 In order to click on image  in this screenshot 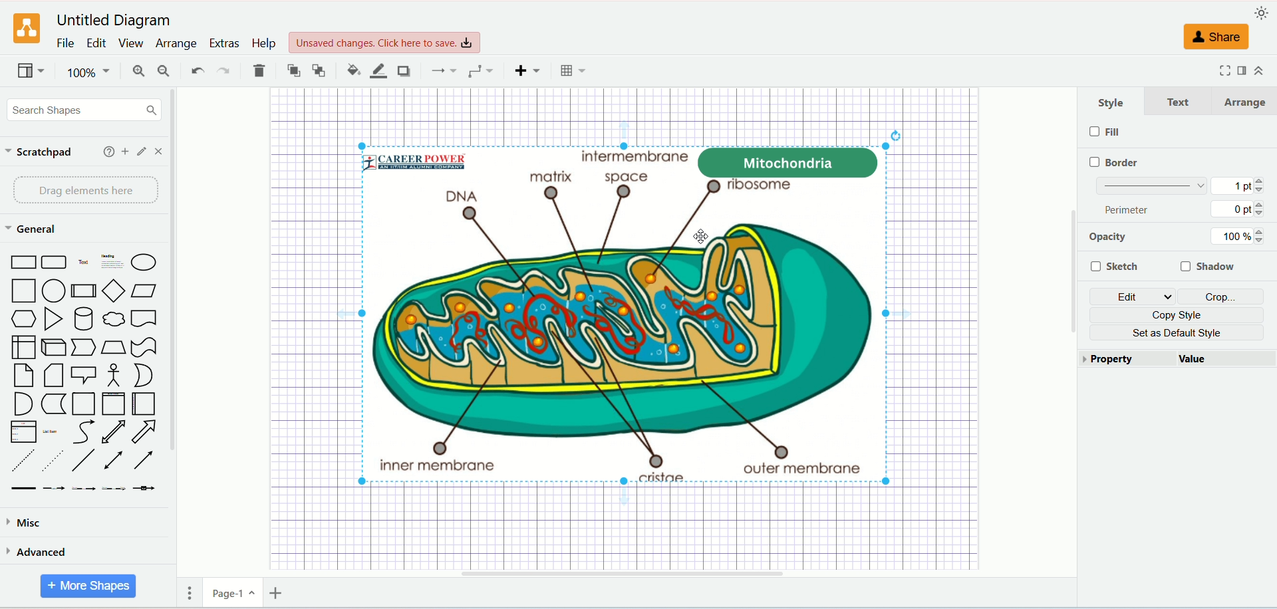, I will do `click(628, 310)`.